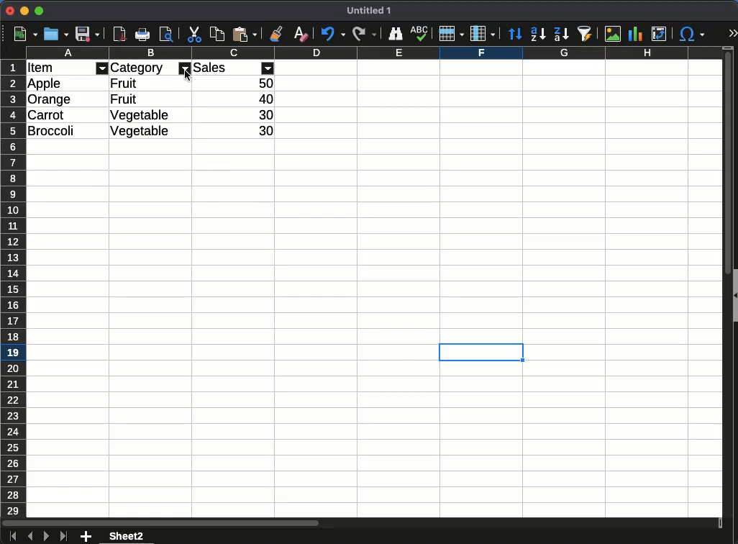 This screenshot has height=544, width=738. I want to click on close, so click(9, 11).